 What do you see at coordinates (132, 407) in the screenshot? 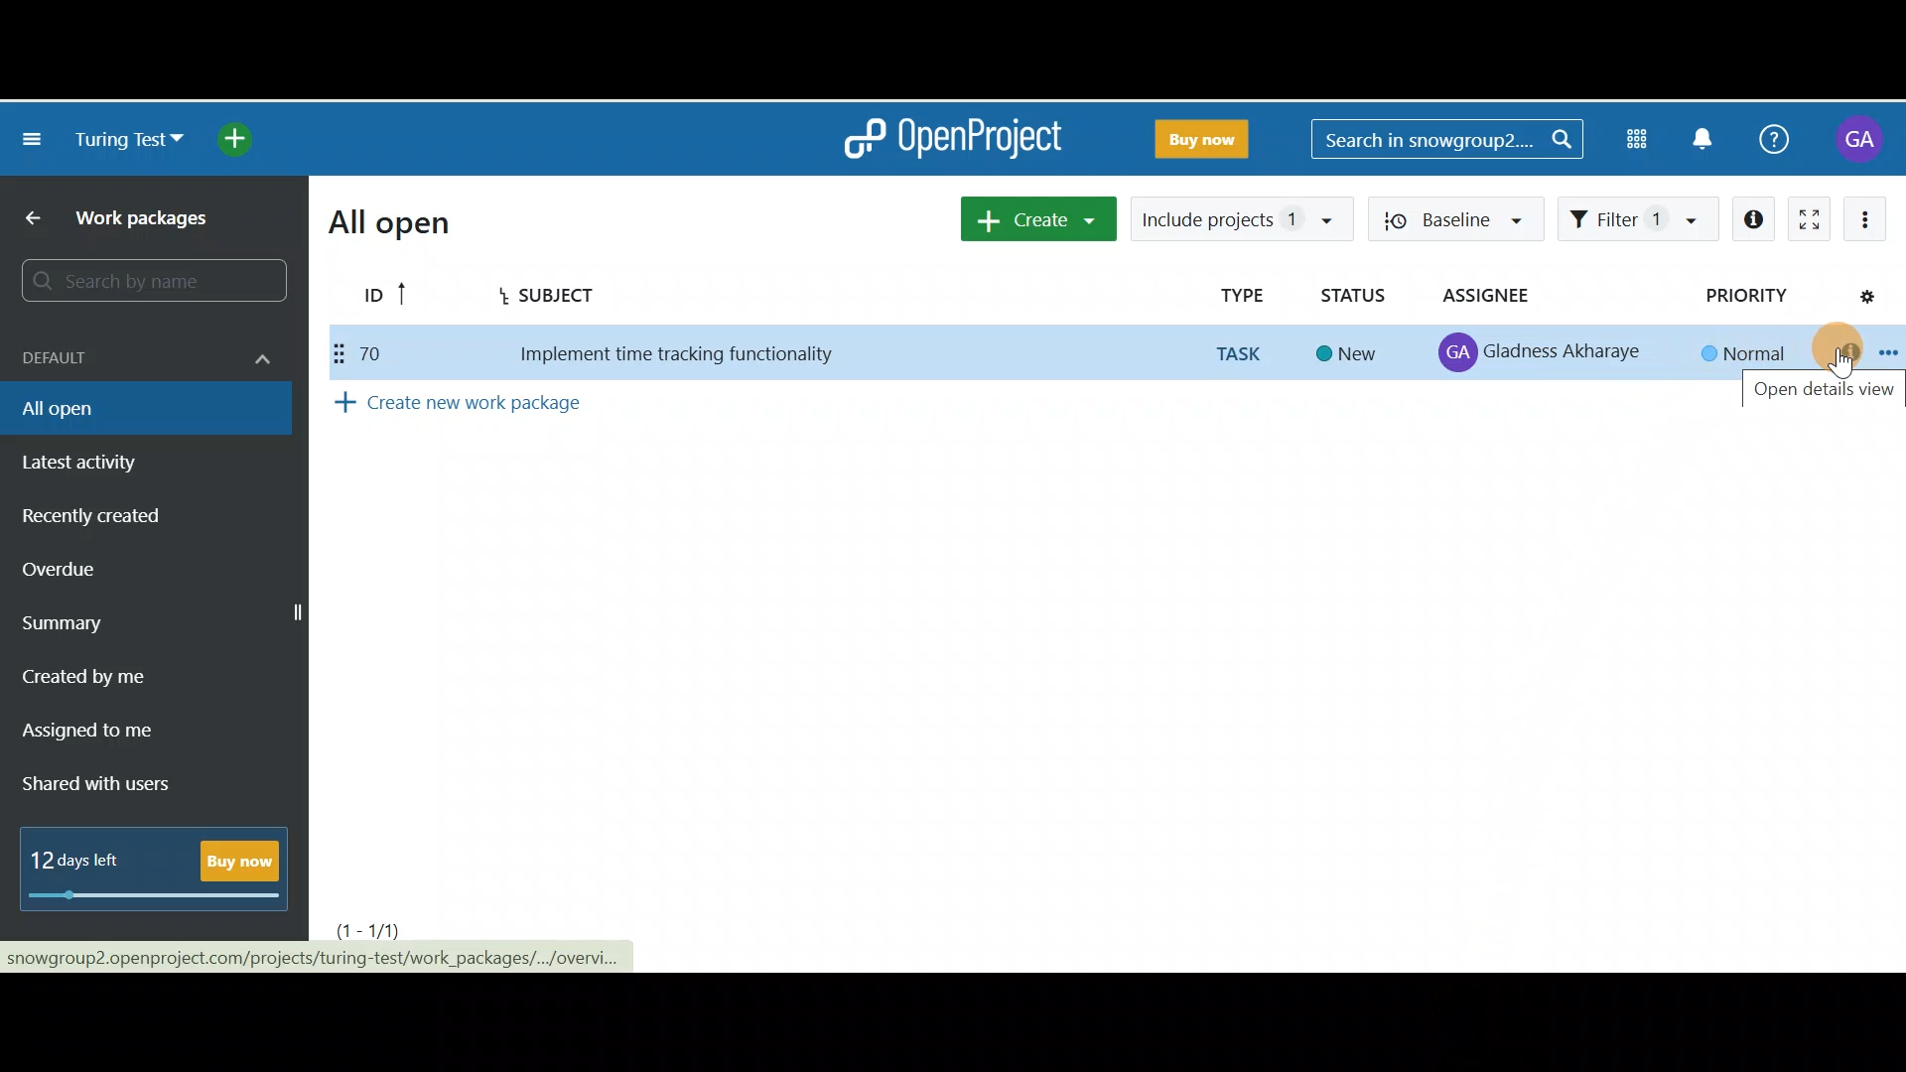
I see `All open` at bounding box center [132, 407].